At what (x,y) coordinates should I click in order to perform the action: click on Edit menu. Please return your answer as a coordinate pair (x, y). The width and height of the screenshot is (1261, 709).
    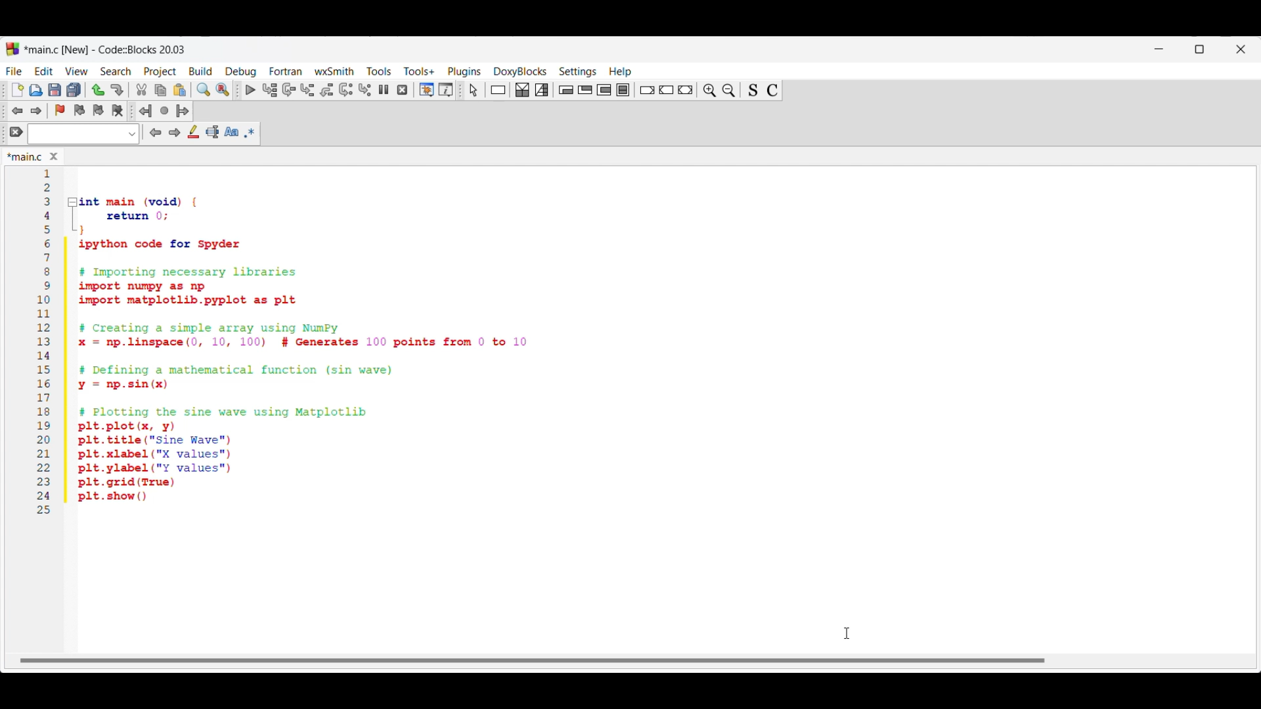
    Looking at the image, I should click on (45, 71).